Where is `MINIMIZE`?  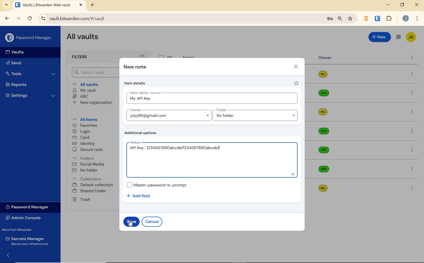 MINIMIZE is located at coordinates (389, 5).